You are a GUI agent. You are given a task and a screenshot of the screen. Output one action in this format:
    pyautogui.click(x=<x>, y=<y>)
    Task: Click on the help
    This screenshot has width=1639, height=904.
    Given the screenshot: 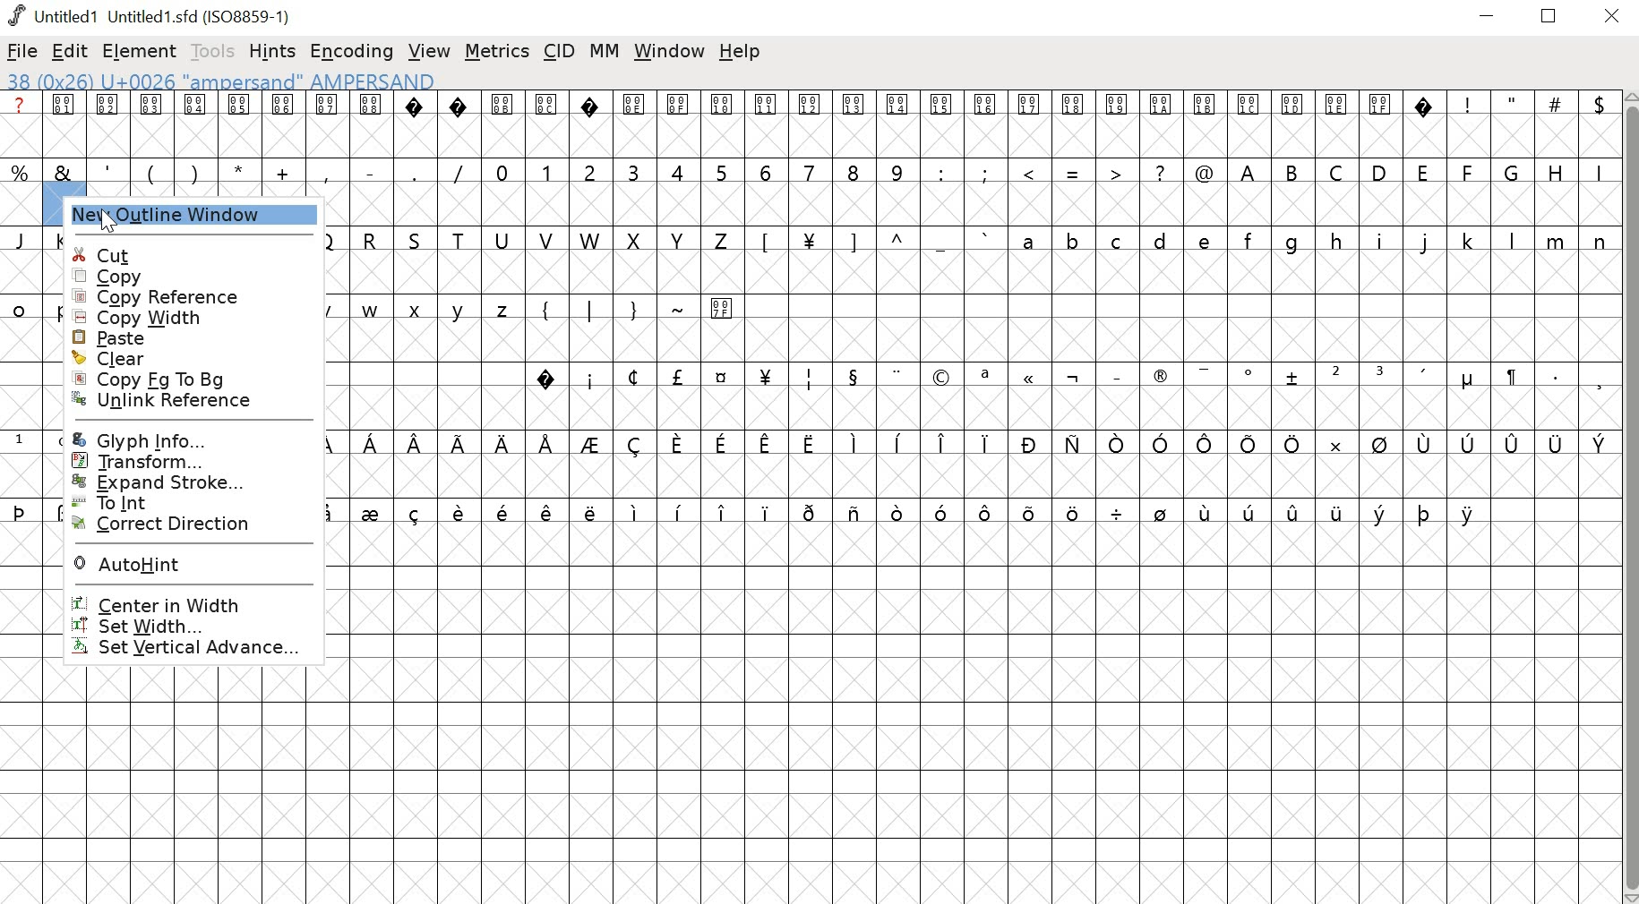 What is the action you would take?
    pyautogui.click(x=742, y=53)
    